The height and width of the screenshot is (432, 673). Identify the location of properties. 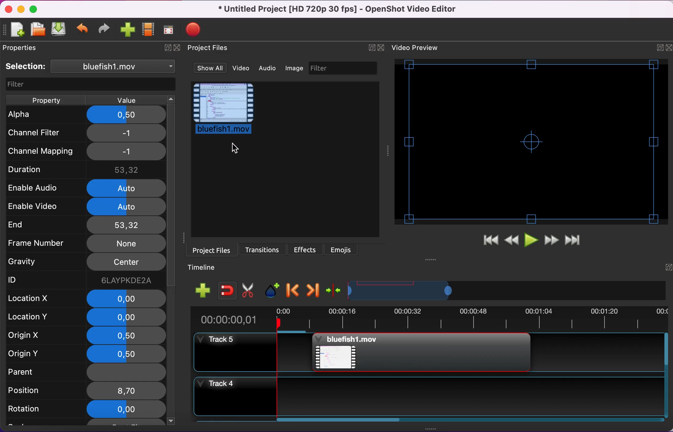
(23, 50).